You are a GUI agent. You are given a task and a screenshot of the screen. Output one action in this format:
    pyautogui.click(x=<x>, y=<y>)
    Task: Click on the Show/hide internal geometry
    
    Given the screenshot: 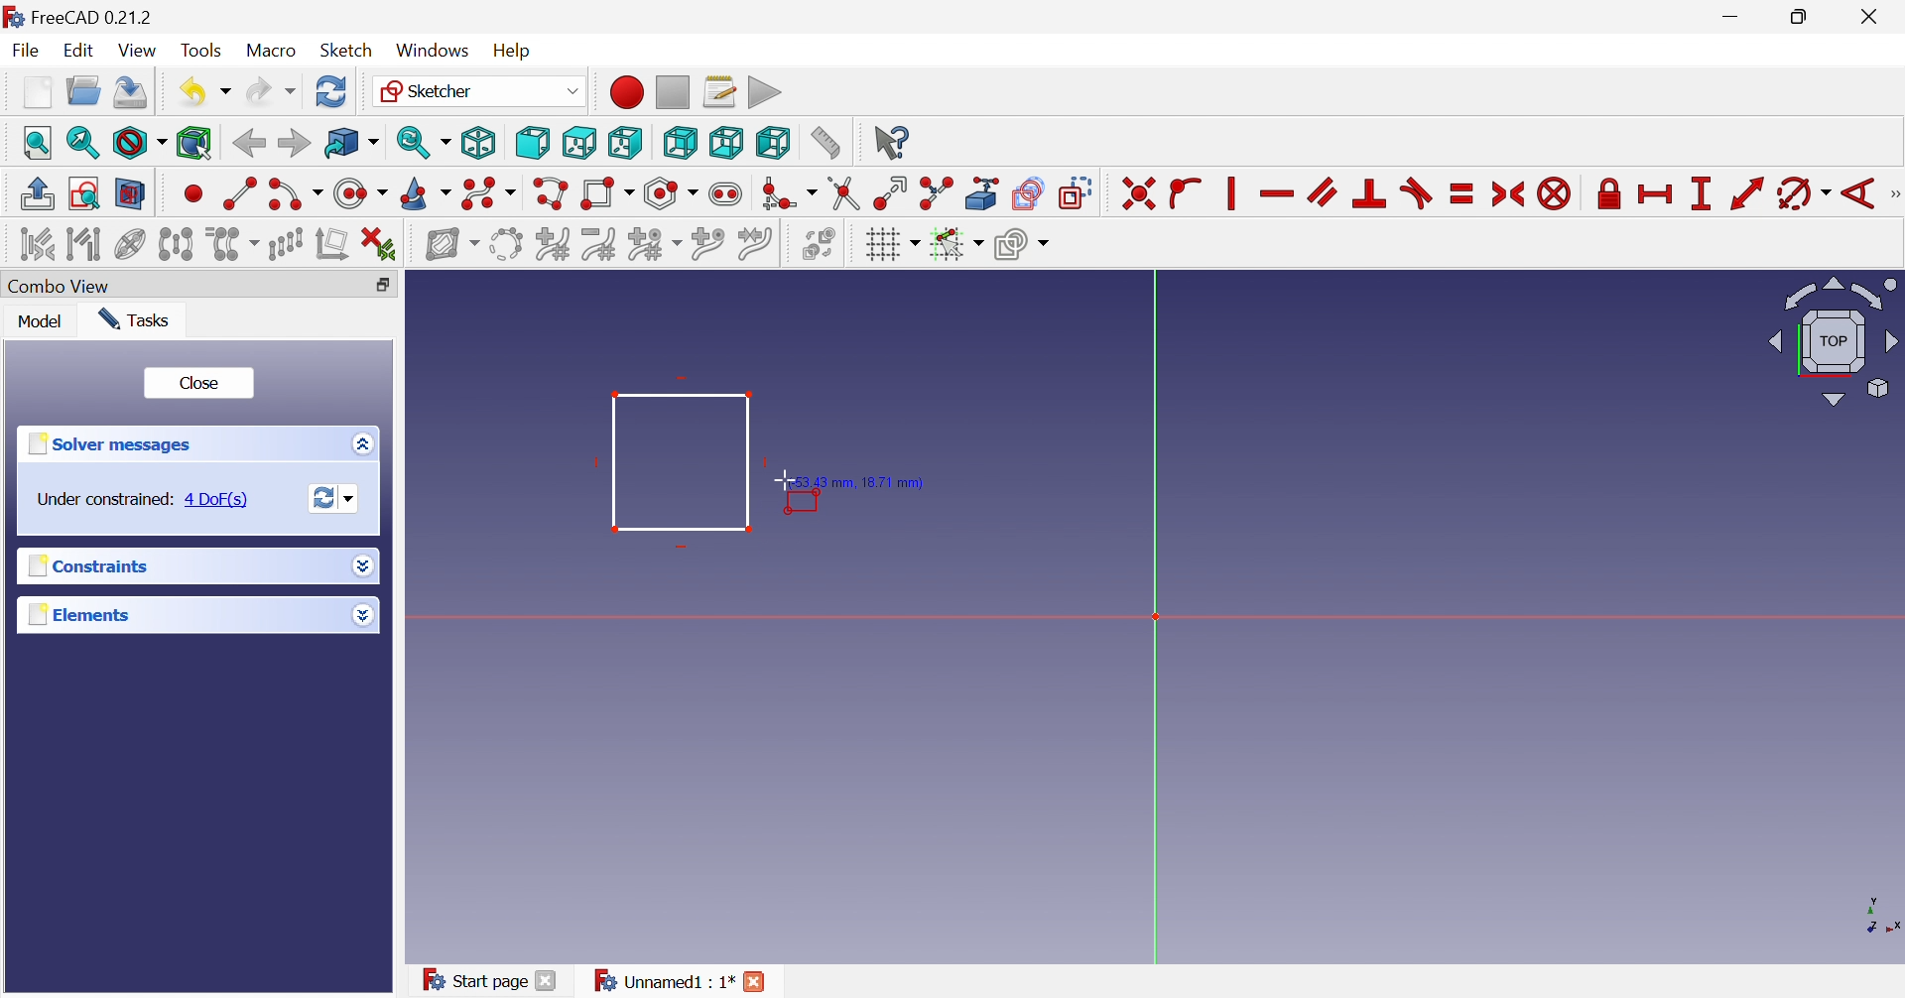 What is the action you would take?
    pyautogui.click(x=128, y=246)
    